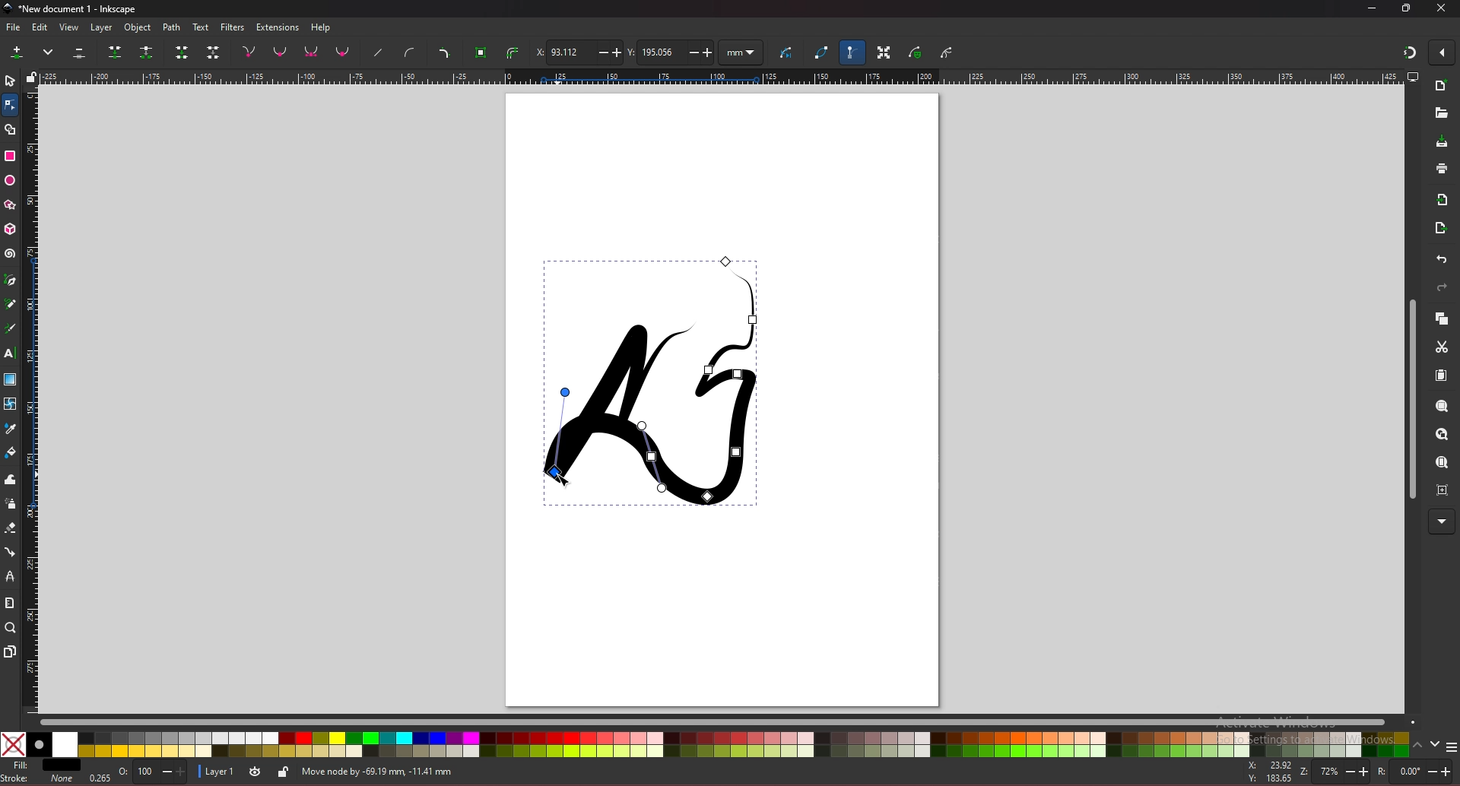  Describe the element at coordinates (562, 474) in the screenshot. I see `cursor` at that location.